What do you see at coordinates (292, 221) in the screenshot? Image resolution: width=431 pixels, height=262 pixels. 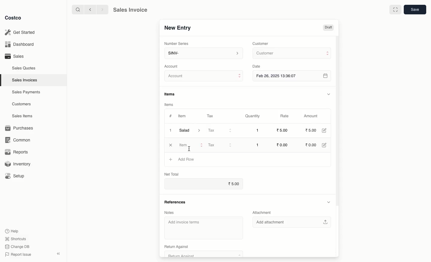 I see `‘Add attachment` at bounding box center [292, 221].